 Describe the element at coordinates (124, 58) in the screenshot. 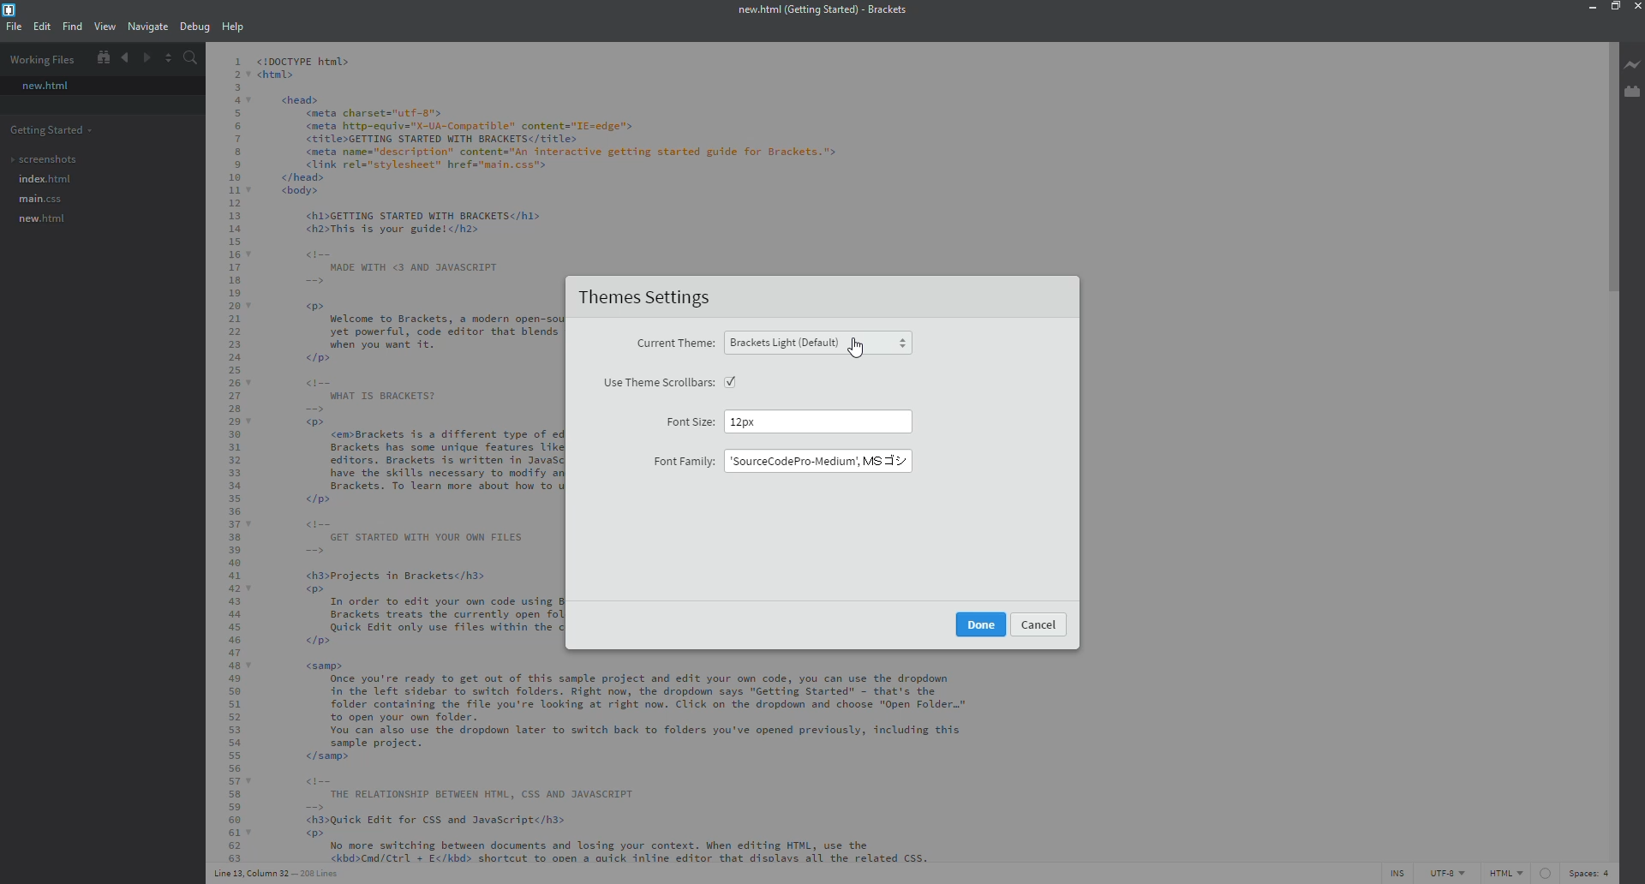

I see `back` at that location.